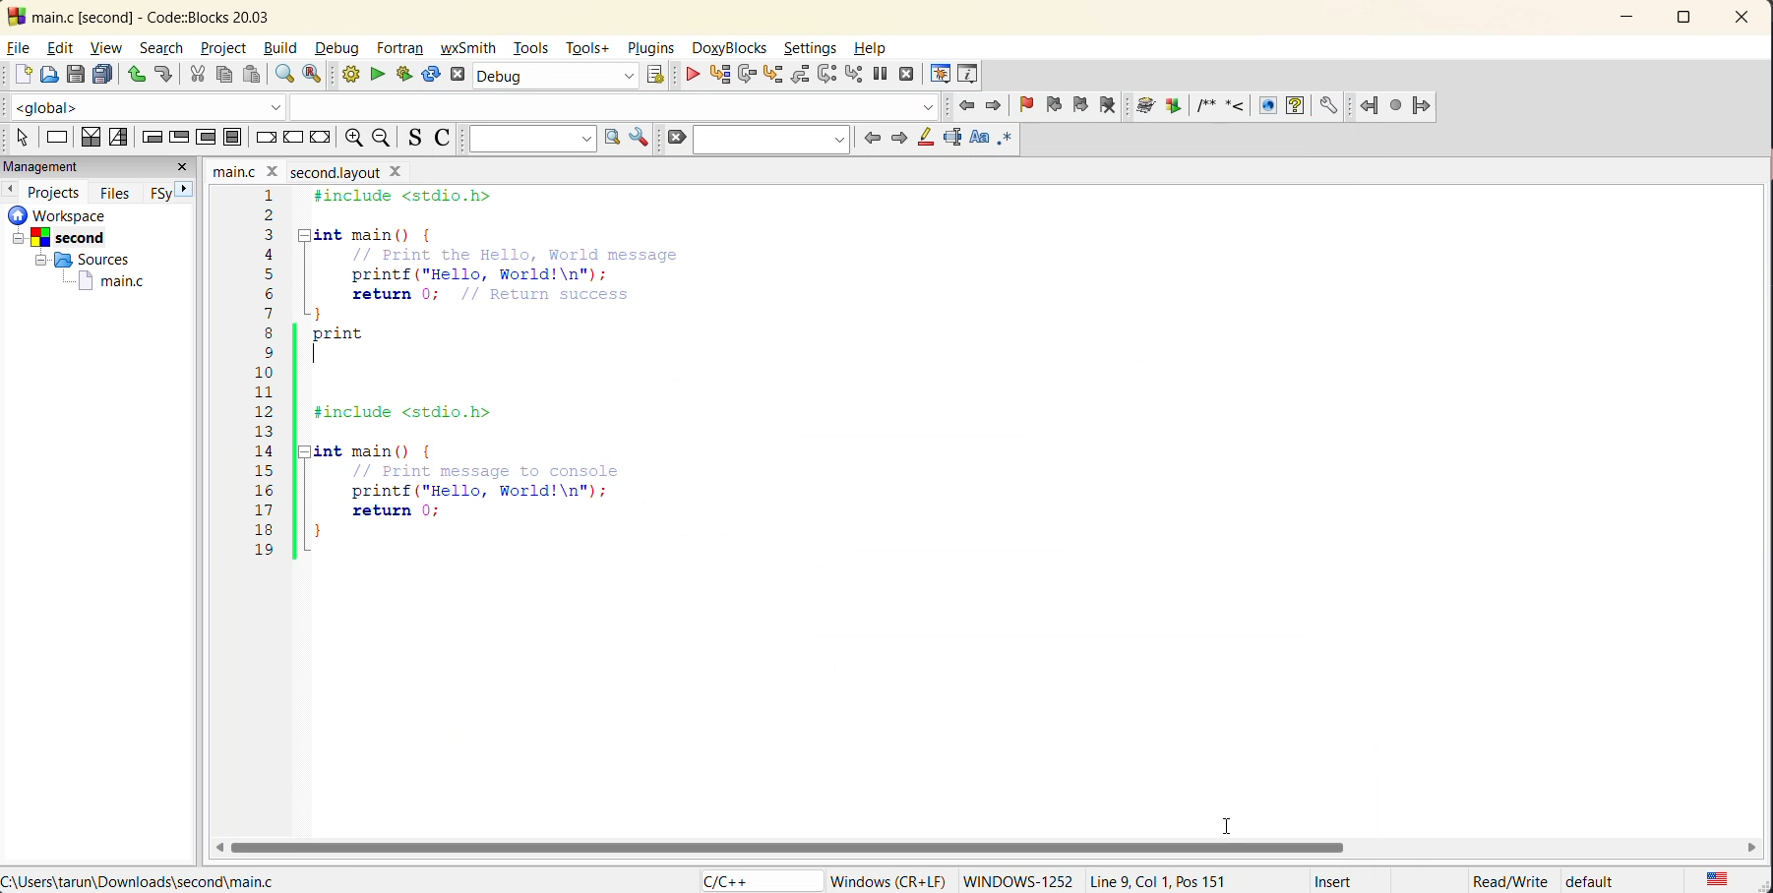  Describe the element at coordinates (612, 138) in the screenshot. I see `run search` at that location.